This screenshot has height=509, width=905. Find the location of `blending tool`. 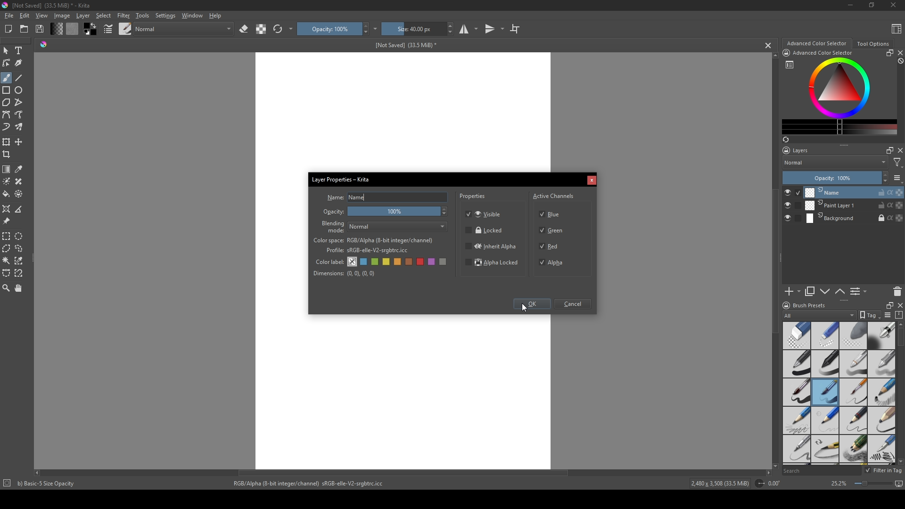

blending tool is located at coordinates (881, 335).